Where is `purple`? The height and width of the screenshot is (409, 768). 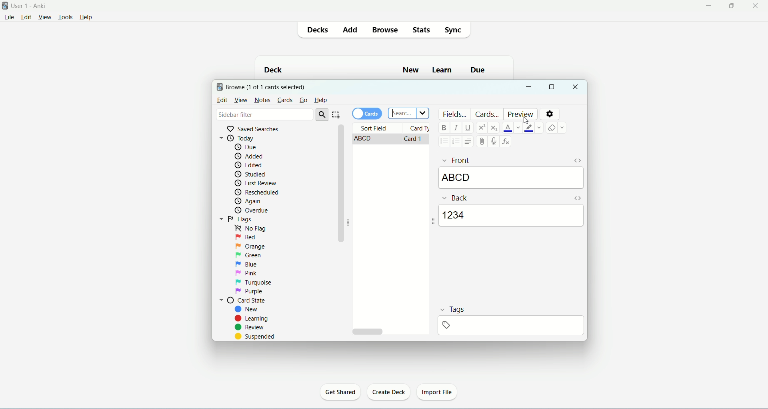 purple is located at coordinates (248, 292).